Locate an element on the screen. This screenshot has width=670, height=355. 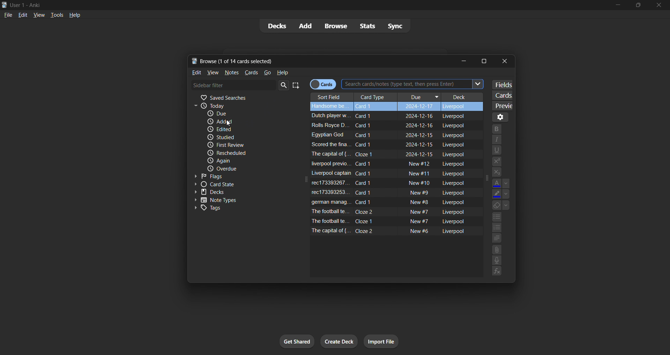
file is located at coordinates (8, 14).